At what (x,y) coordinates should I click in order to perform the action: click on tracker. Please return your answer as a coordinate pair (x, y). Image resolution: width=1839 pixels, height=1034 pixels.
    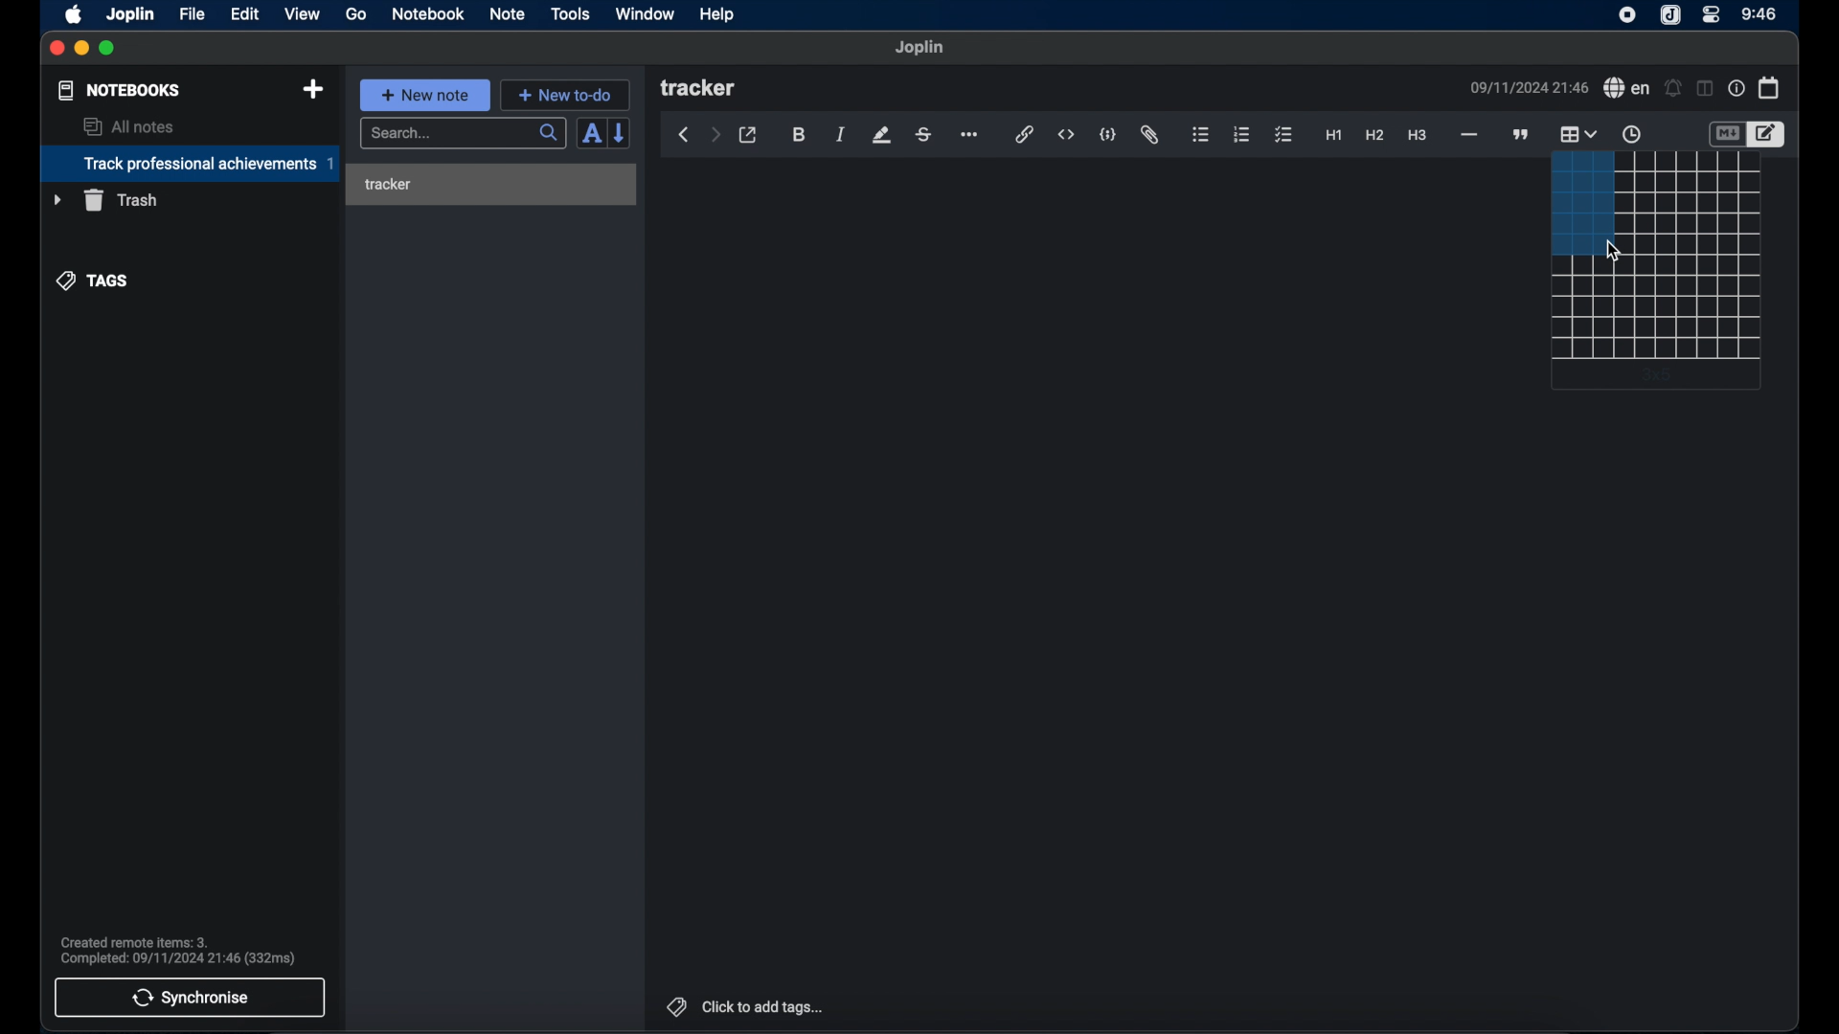
    Looking at the image, I should click on (700, 89).